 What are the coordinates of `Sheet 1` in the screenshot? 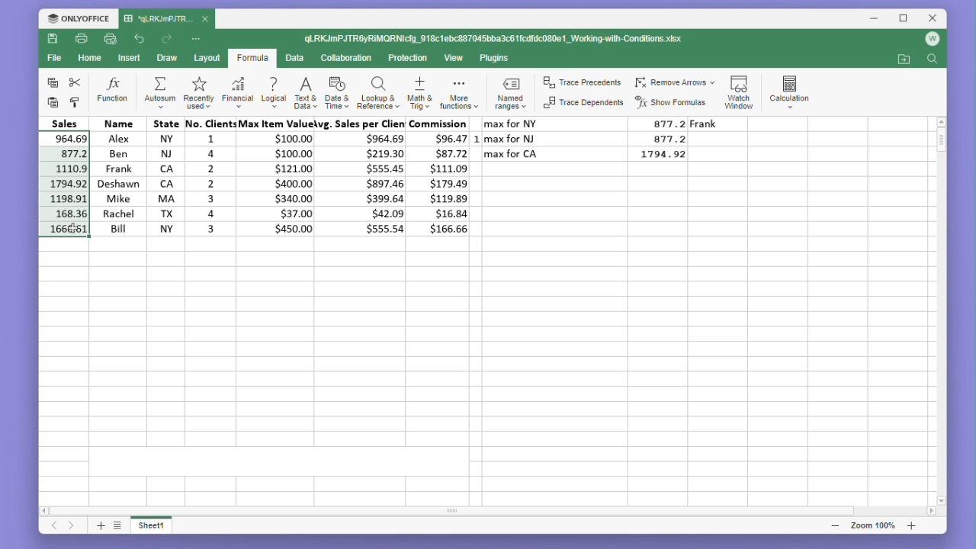 It's located at (159, 528).